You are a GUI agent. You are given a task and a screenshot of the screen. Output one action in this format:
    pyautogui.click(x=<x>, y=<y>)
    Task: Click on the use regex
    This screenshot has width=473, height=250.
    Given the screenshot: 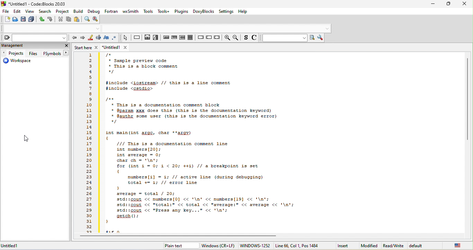 What is the action you would take?
    pyautogui.click(x=115, y=38)
    